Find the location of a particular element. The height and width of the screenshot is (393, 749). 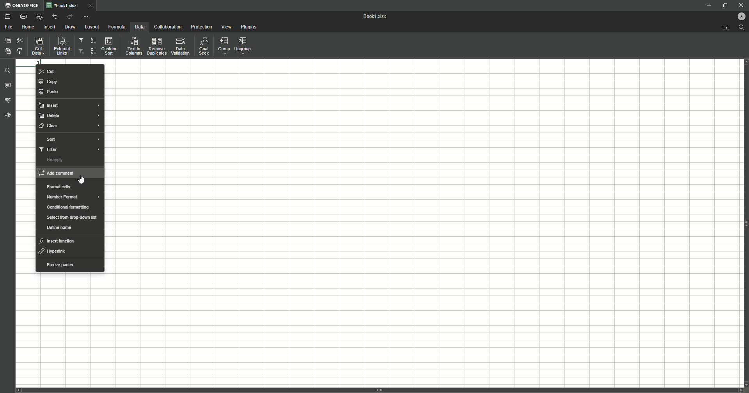

Quick Print is located at coordinates (39, 16).